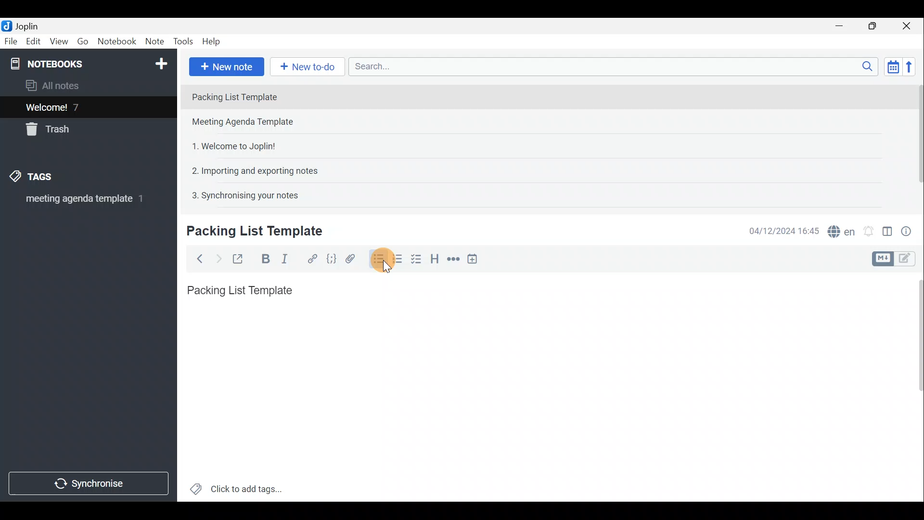 The height and width of the screenshot is (520, 924). What do you see at coordinates (60, 41) in the screenshot?
I see `View` at bounding box center [60, 41].